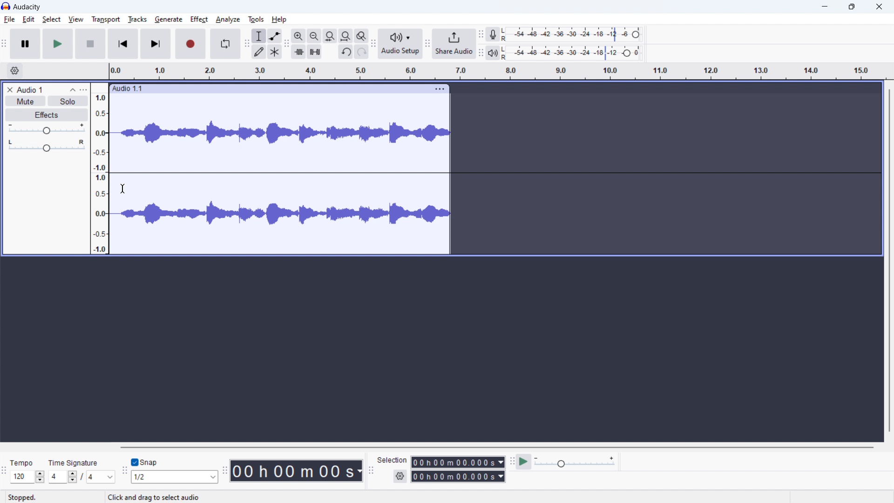 The width and height of the screenshot is (894, 503). I want to click on fit selection to width, so click(330, 35).